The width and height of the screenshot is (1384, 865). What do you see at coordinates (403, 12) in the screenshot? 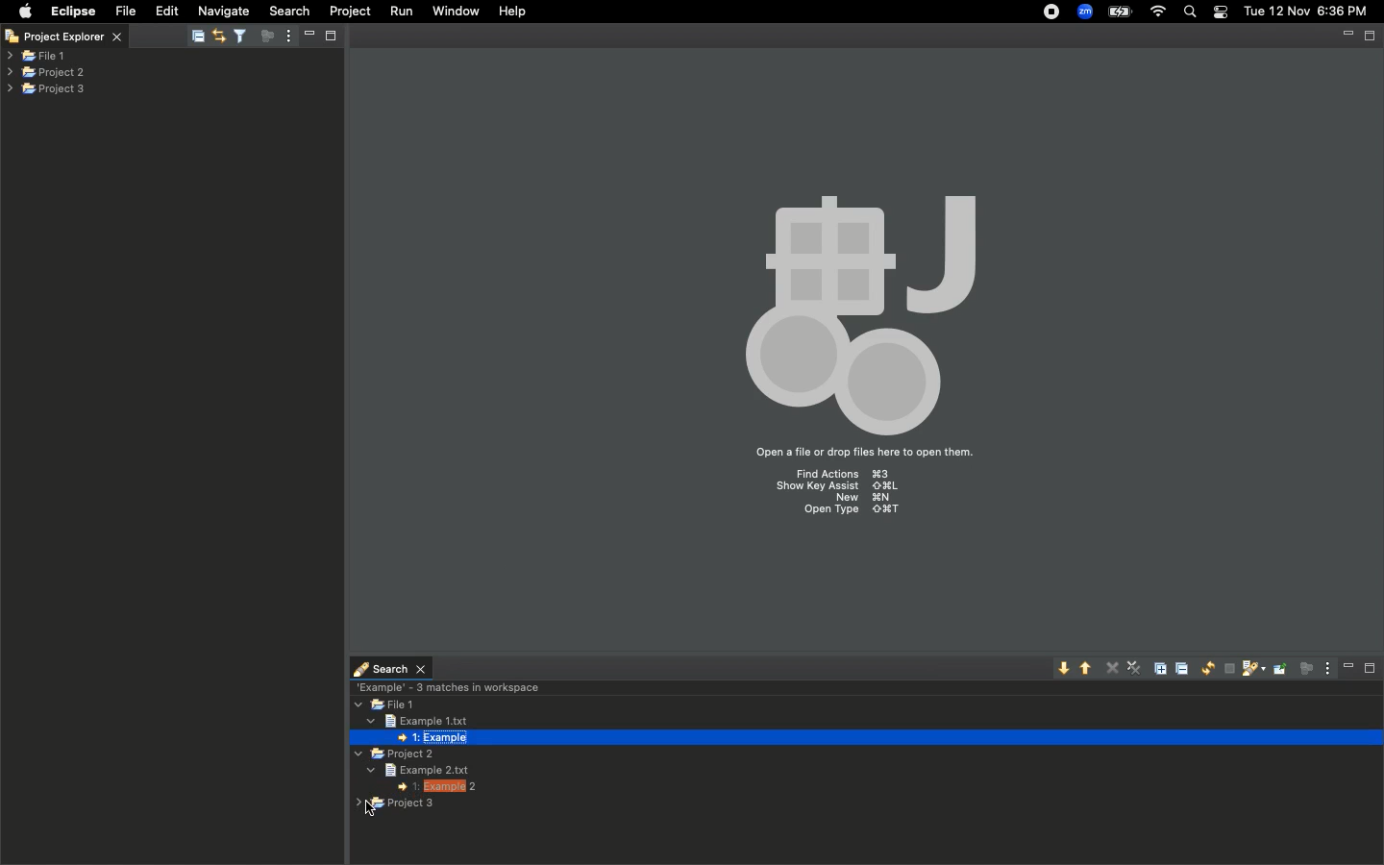
I see `Run` at bounding box center [403, 12].